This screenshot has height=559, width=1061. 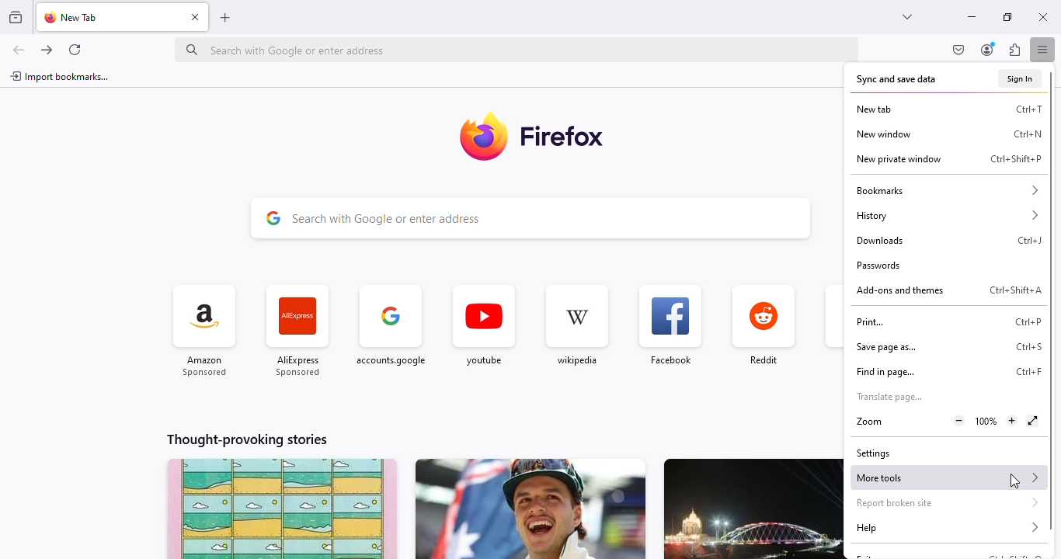 What do you see at coordinates (205, 332) in the screenshot?
I see `amazon` at bounding box center [205, 332].